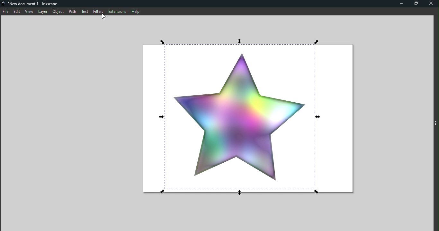 The image size is (439, 231). What do you see at coordinates (85, 12) in the screenshot?
I see `Text` at bounding box center [85, 12].